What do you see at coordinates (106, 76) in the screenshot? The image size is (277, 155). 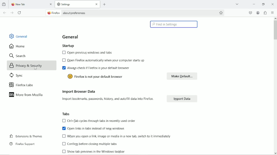 I see `firefox is not your default browser` at bounding box center [106, 76].